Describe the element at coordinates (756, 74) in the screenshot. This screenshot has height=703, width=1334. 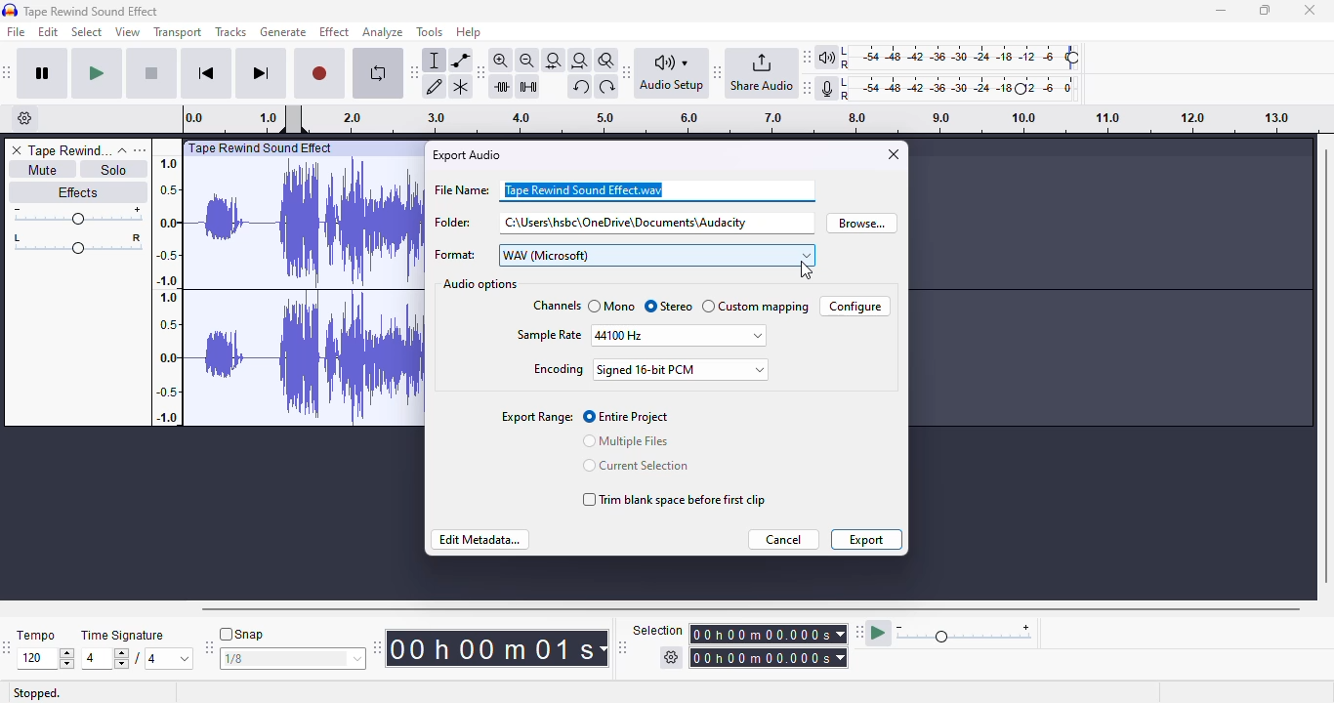
I see `audacity share audio toolbar` at that location.